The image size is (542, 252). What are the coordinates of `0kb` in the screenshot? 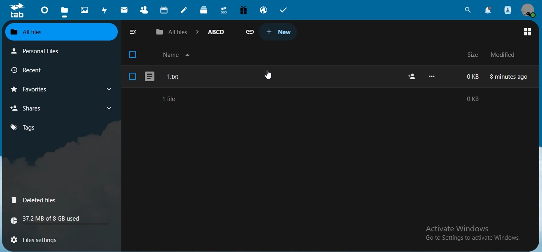 It's located at (474, 98).